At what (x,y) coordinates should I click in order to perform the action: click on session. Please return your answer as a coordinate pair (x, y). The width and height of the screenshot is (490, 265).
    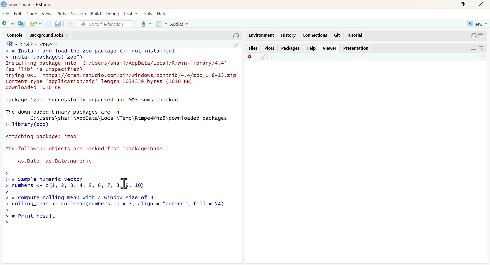
    Looking at the image, I should click on (79, 14).